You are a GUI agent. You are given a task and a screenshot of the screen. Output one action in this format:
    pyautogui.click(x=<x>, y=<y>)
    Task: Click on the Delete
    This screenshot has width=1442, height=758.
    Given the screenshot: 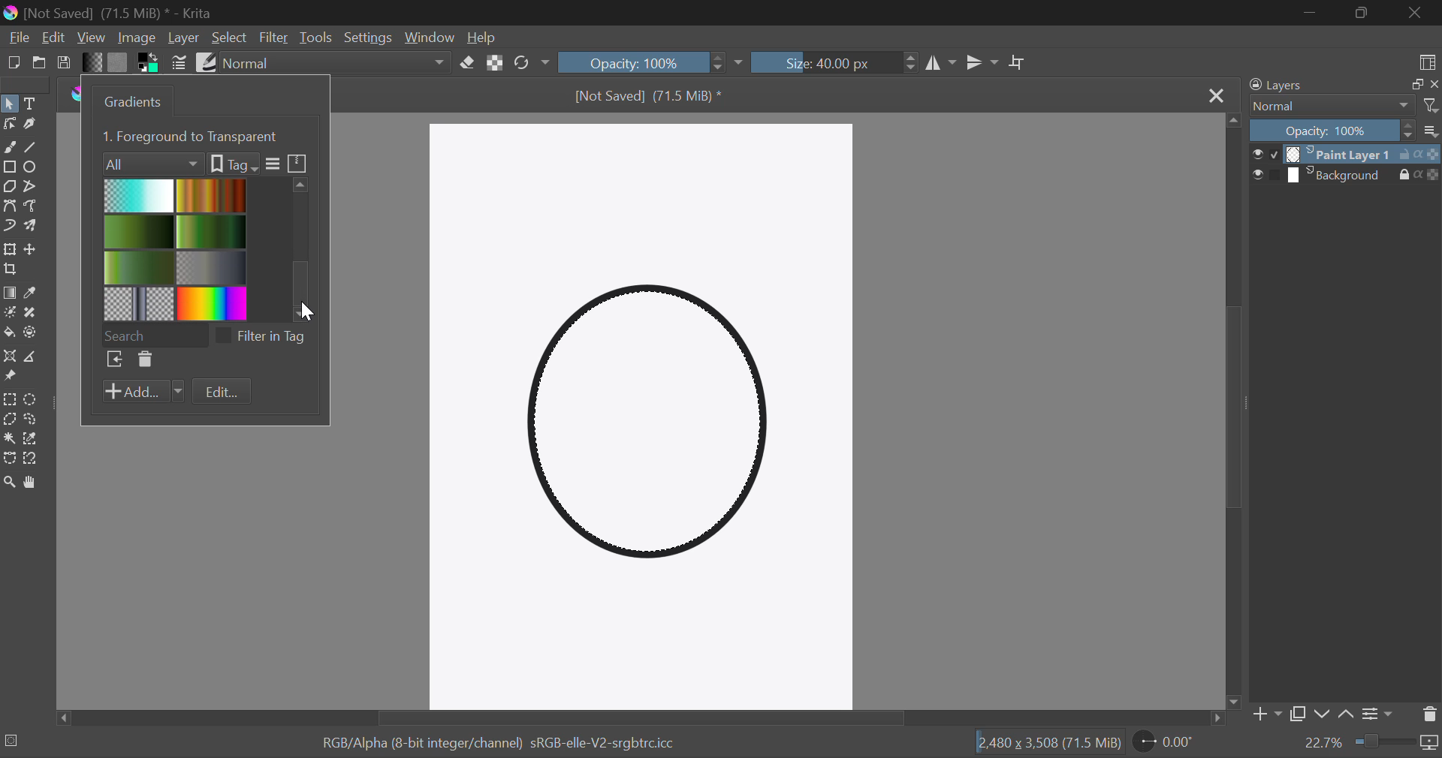 What is the action you would take?
    pyautogui.click(x=146, y=360)
    